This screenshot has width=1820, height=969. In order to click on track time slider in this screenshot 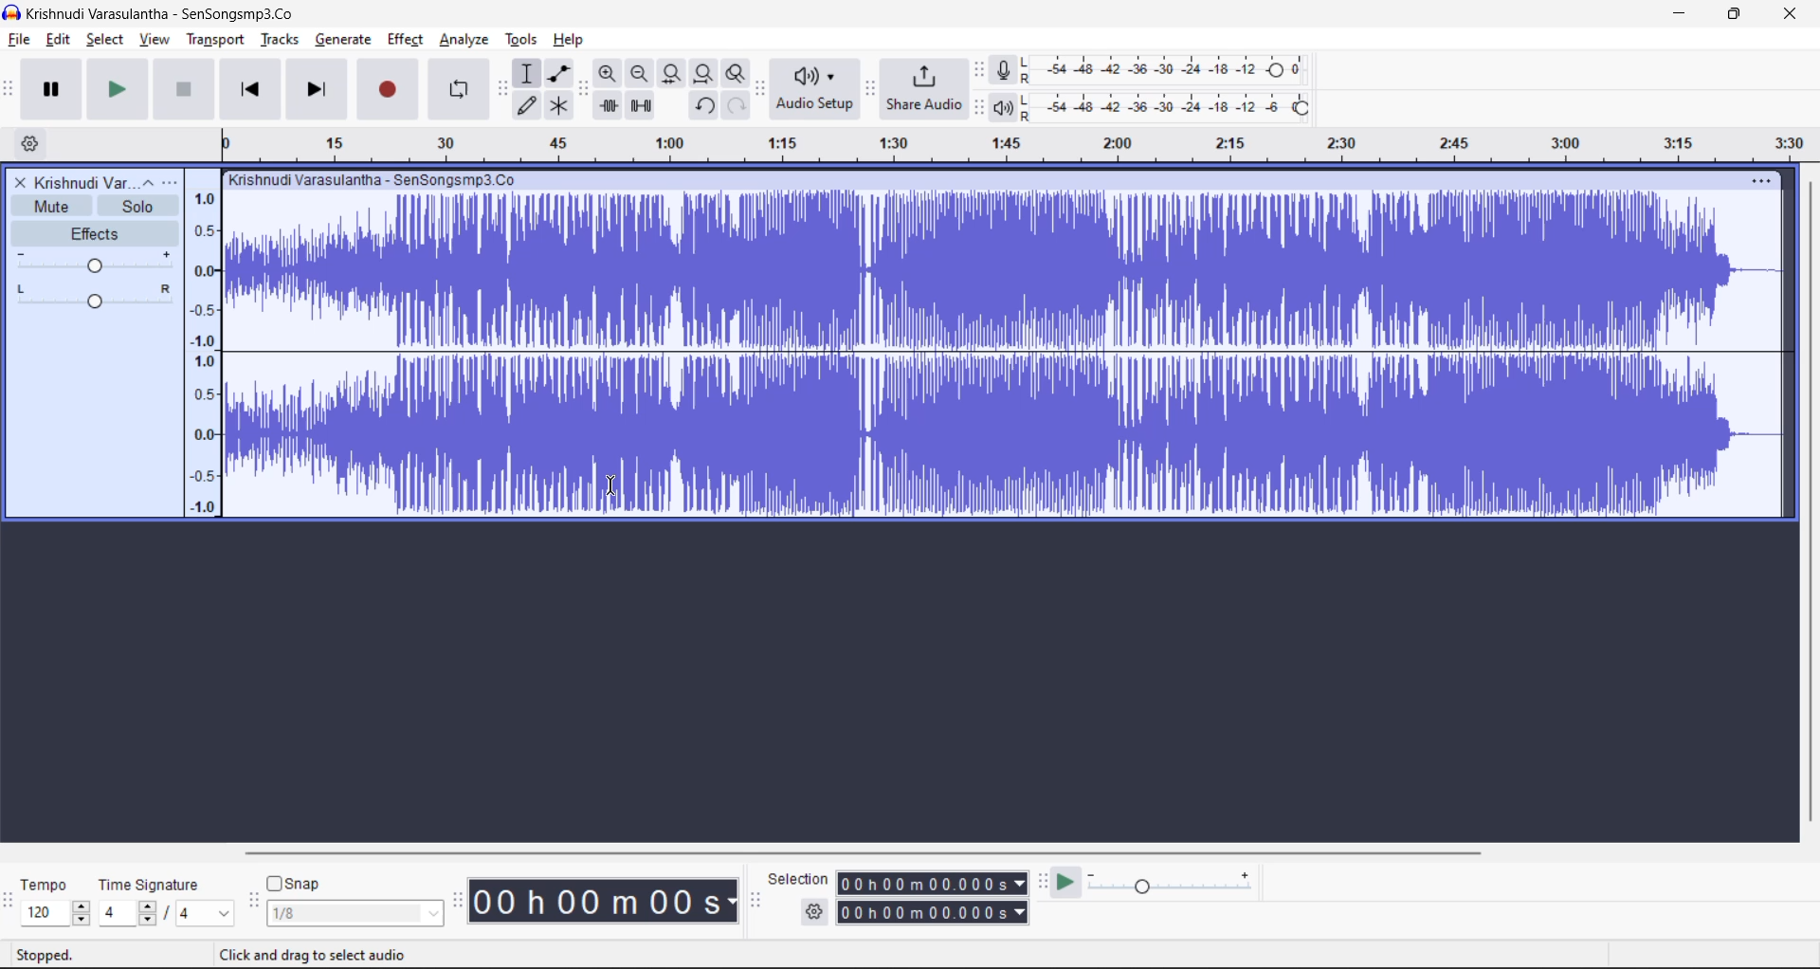, I will do `click(96, 263)`.